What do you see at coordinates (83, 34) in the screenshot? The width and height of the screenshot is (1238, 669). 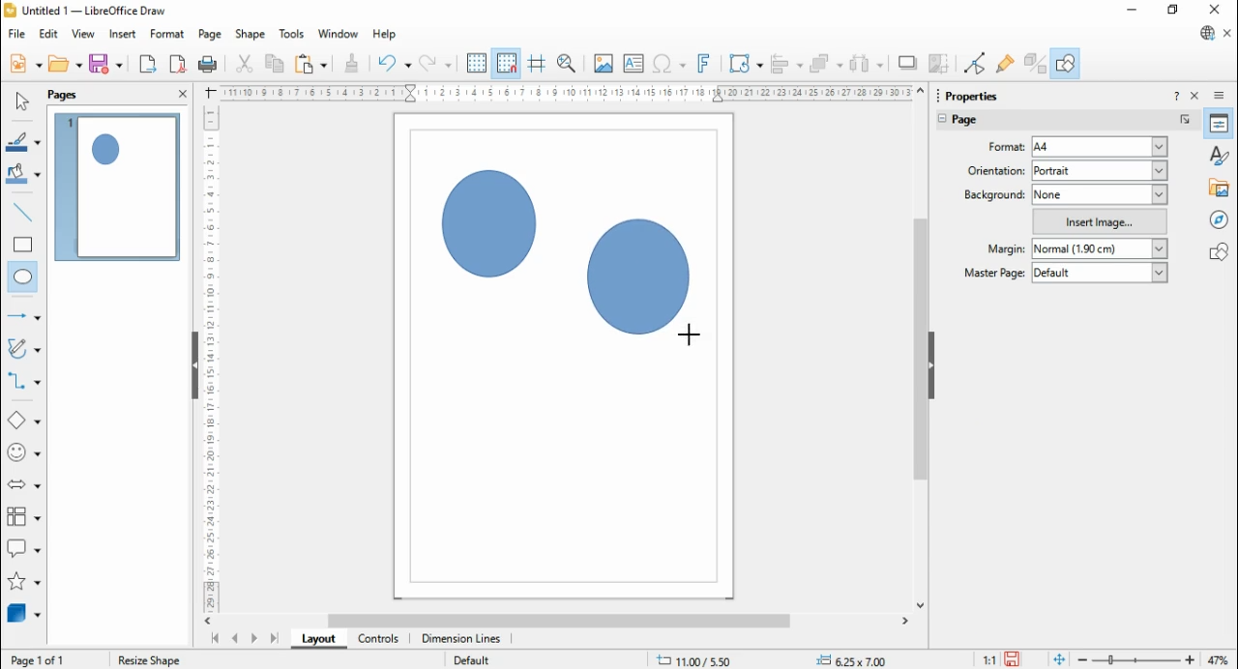 I see `view` at bounding box center [83, 34].